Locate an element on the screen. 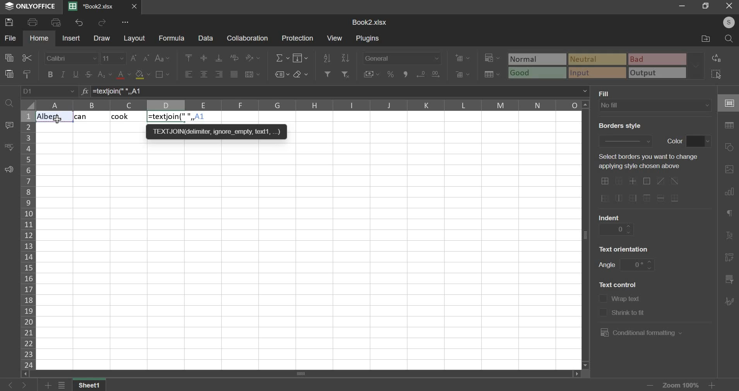 This screenshot has height=391, width=739. comma style is located at coordinates (407, 74).